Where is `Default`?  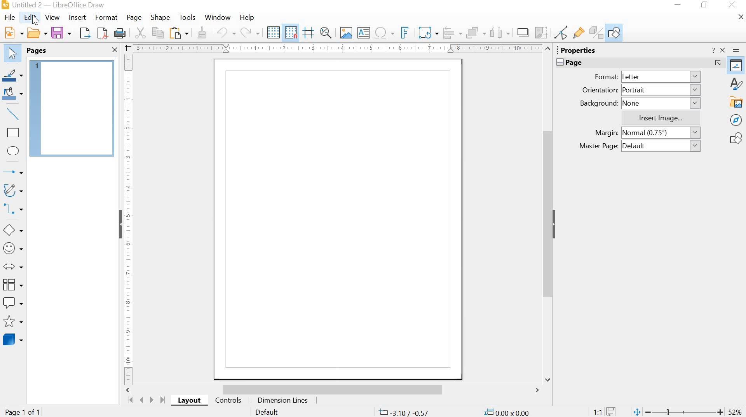
Default is located at coordinates (268, 412).